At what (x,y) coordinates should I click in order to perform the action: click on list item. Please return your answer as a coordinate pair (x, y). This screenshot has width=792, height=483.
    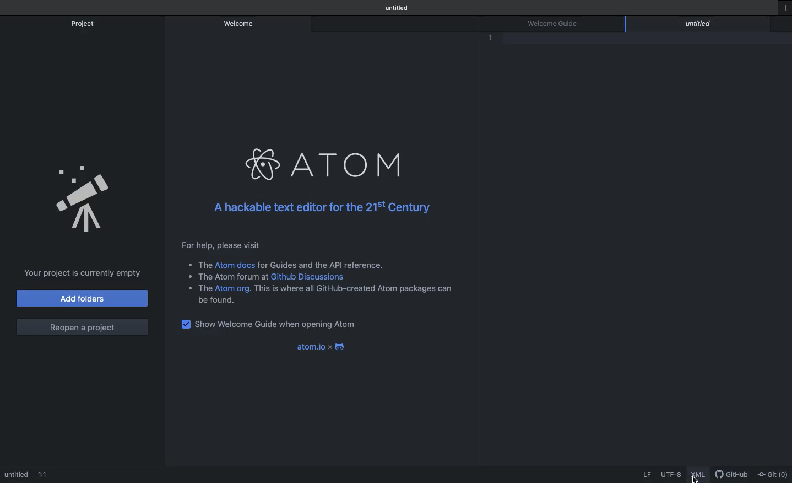
    Looking at the image, I should click on (196, 263).